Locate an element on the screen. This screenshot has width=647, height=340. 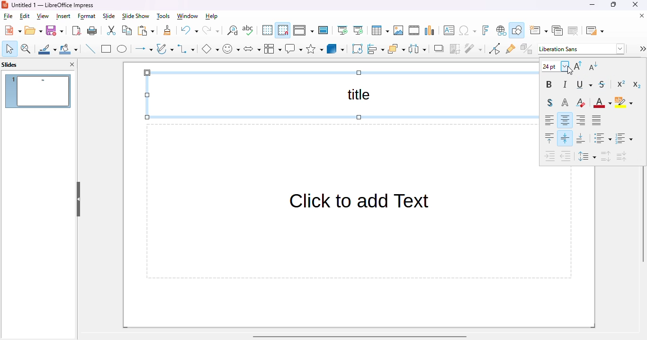
insert chart is located at coordinates (430, 31).